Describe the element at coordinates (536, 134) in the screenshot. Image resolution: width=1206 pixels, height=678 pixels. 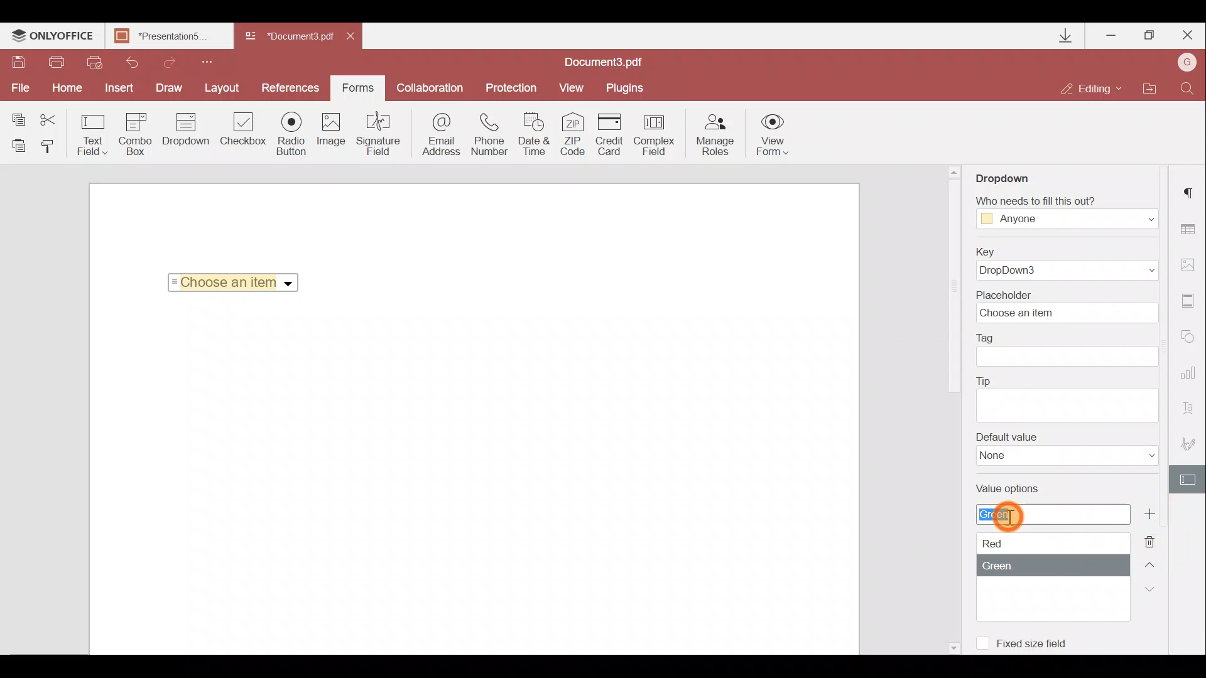
I see `Date & time` at that location.